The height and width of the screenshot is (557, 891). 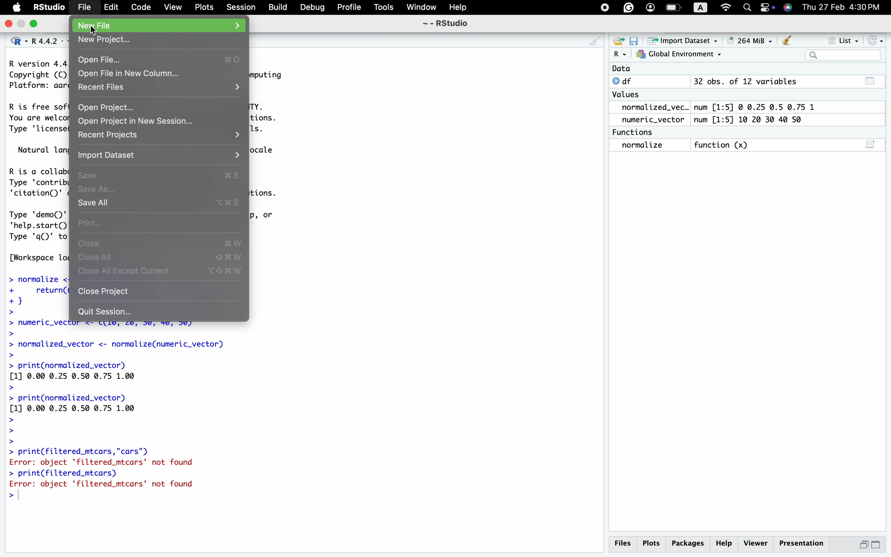 I want to click on R is a collab:
Type 'contribi
"citation", so click(x=39, y=183).